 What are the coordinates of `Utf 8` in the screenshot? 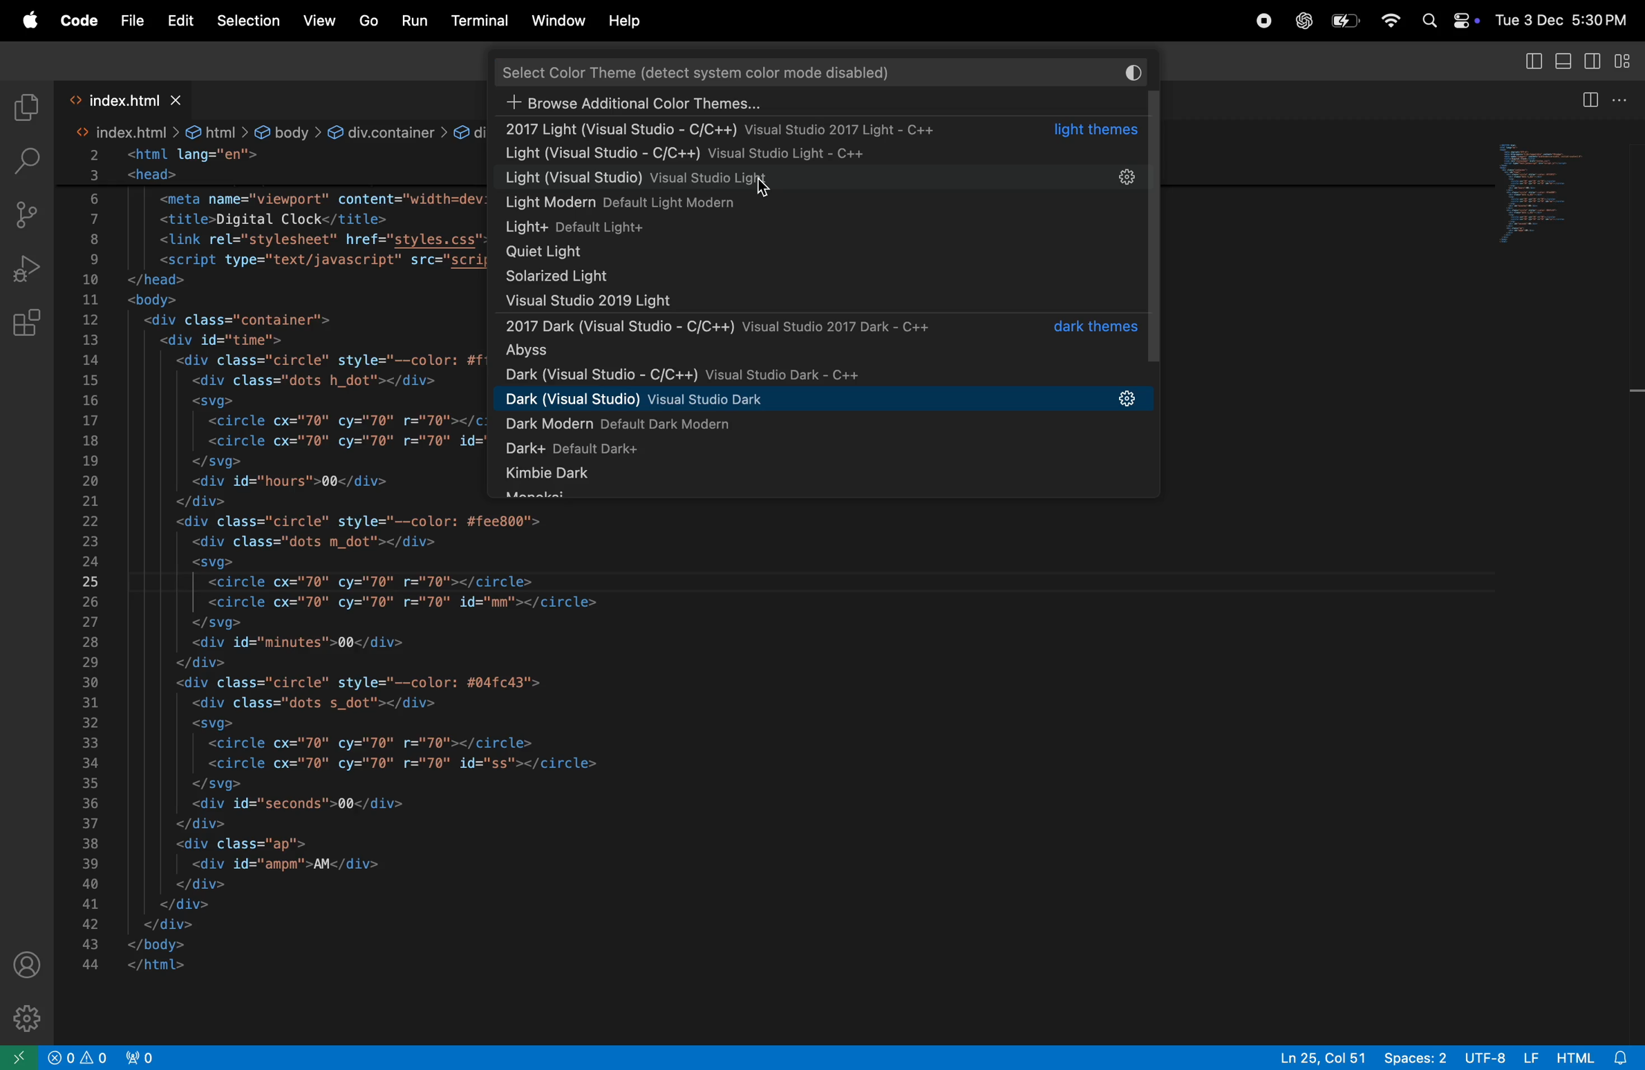 It's located at (1501, 1055).